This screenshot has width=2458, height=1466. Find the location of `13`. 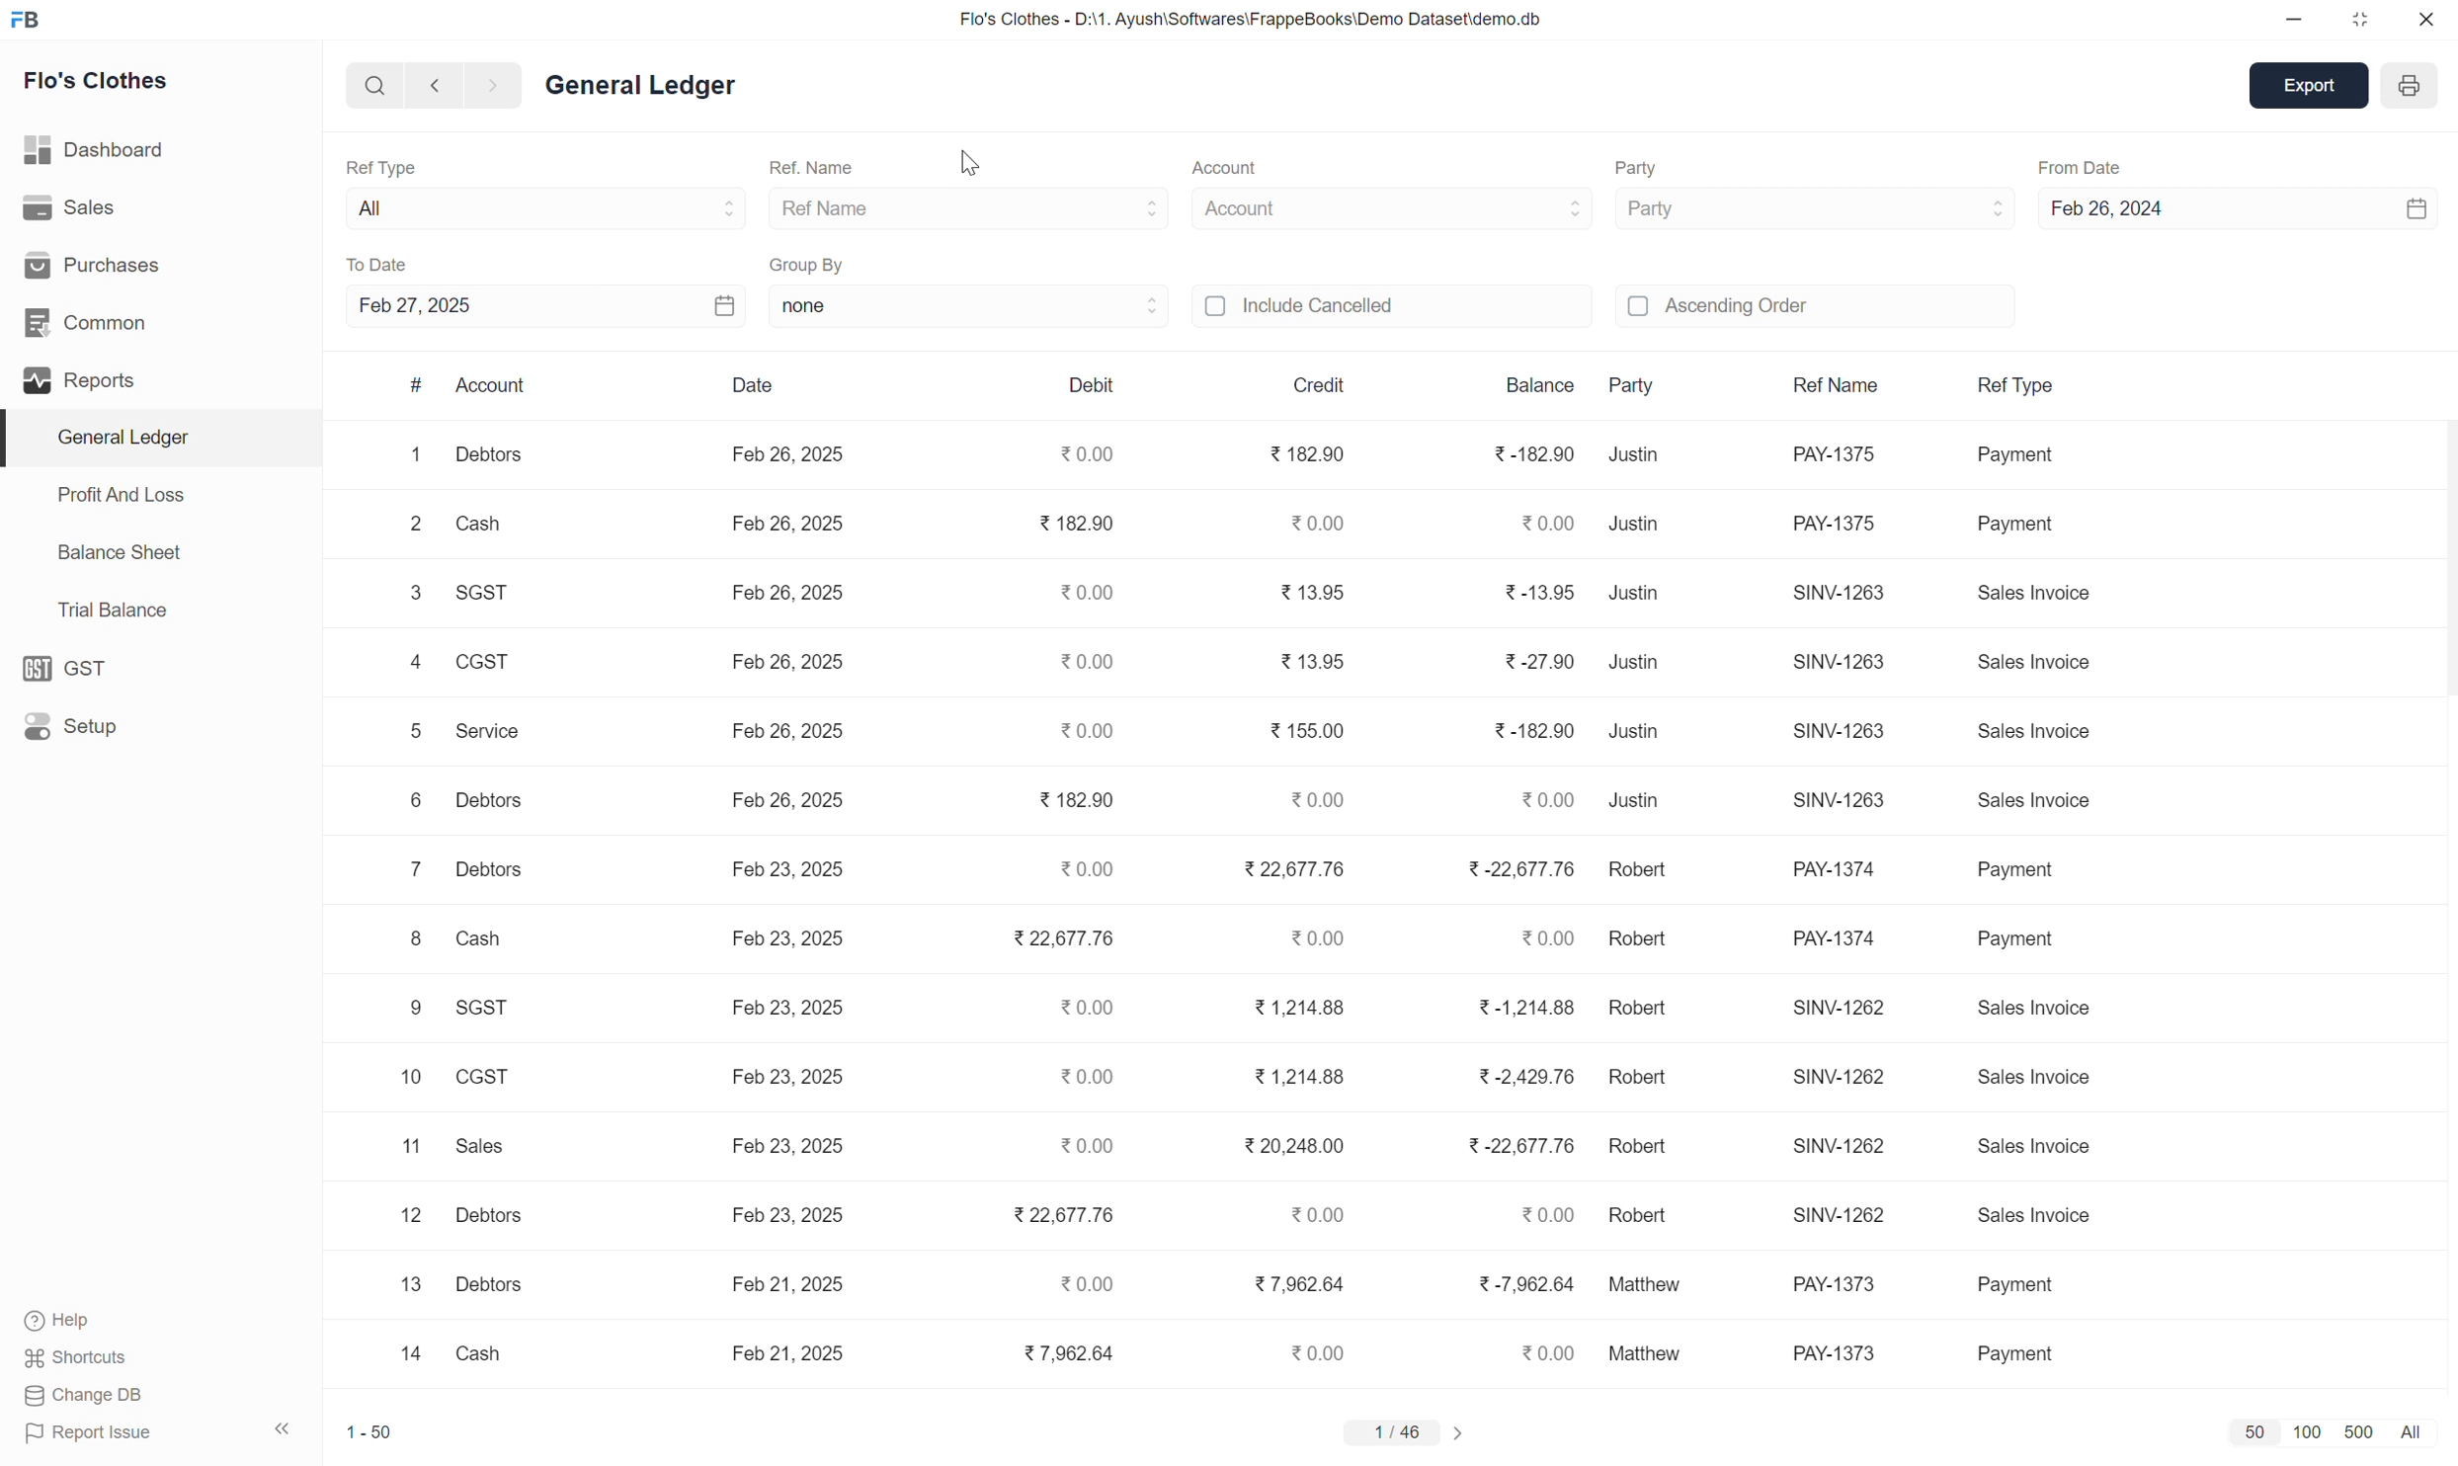

13 is located at coordinates (412, 1284).